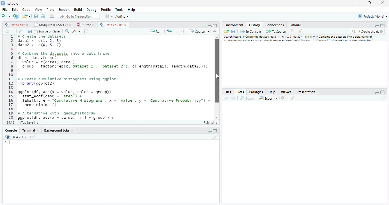  Describe the element at coordinates (116, 26) in the screenshot. I see `Cursor` at that location.